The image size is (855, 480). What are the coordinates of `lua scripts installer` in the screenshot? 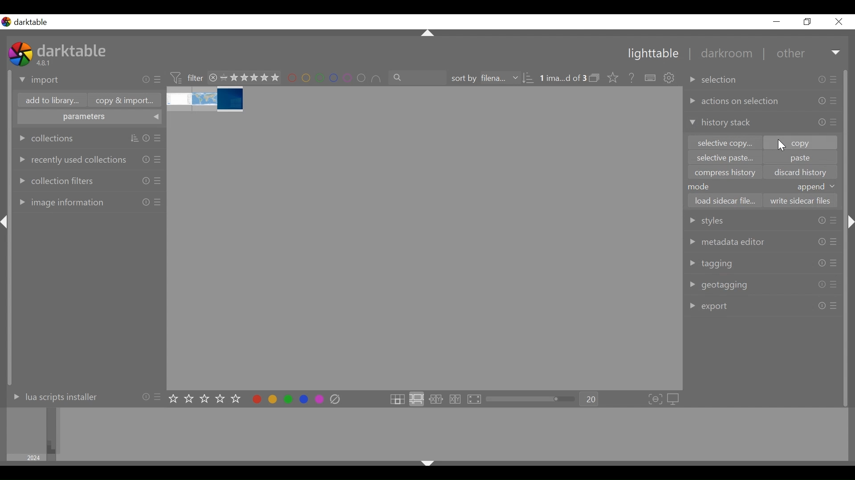 It's located at (53, 396).